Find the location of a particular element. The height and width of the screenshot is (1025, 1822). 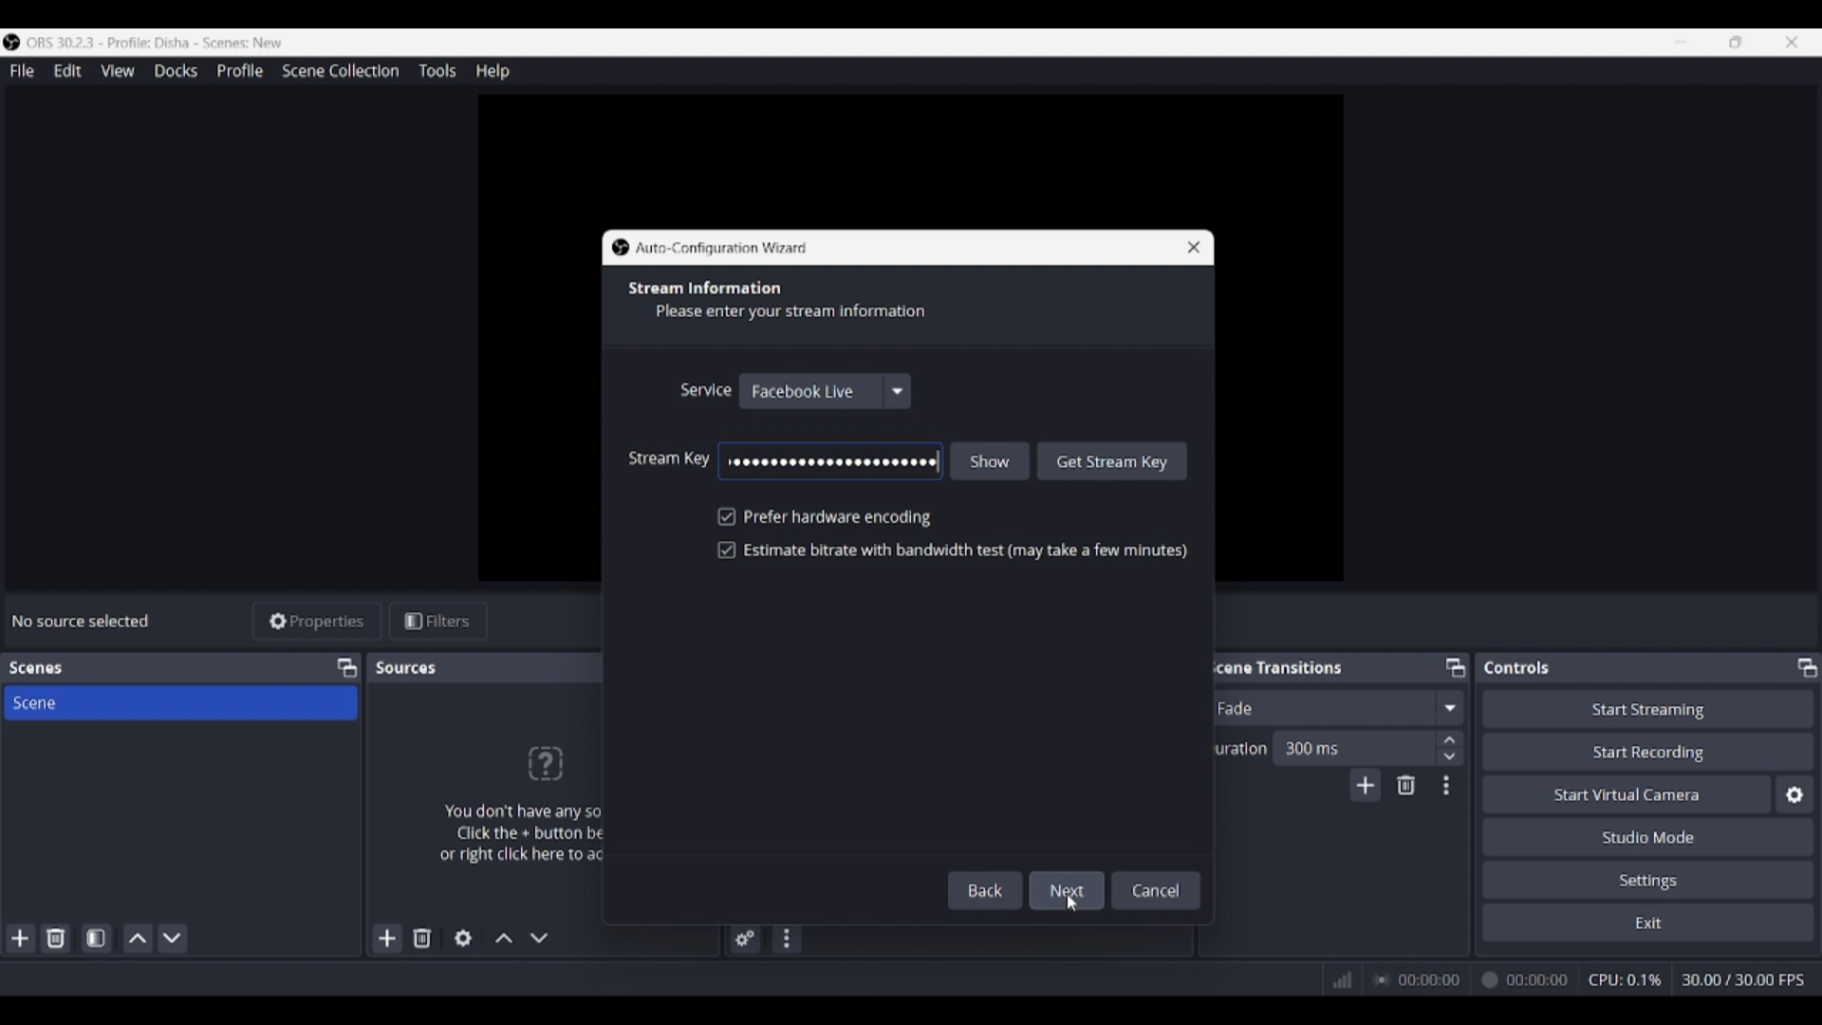

Increase/Decrease duration is located at coordinates (1451, 747).